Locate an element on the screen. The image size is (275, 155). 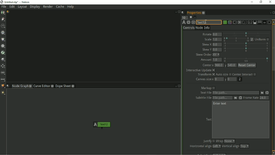
Maximize is located at coordinates (264, 22).